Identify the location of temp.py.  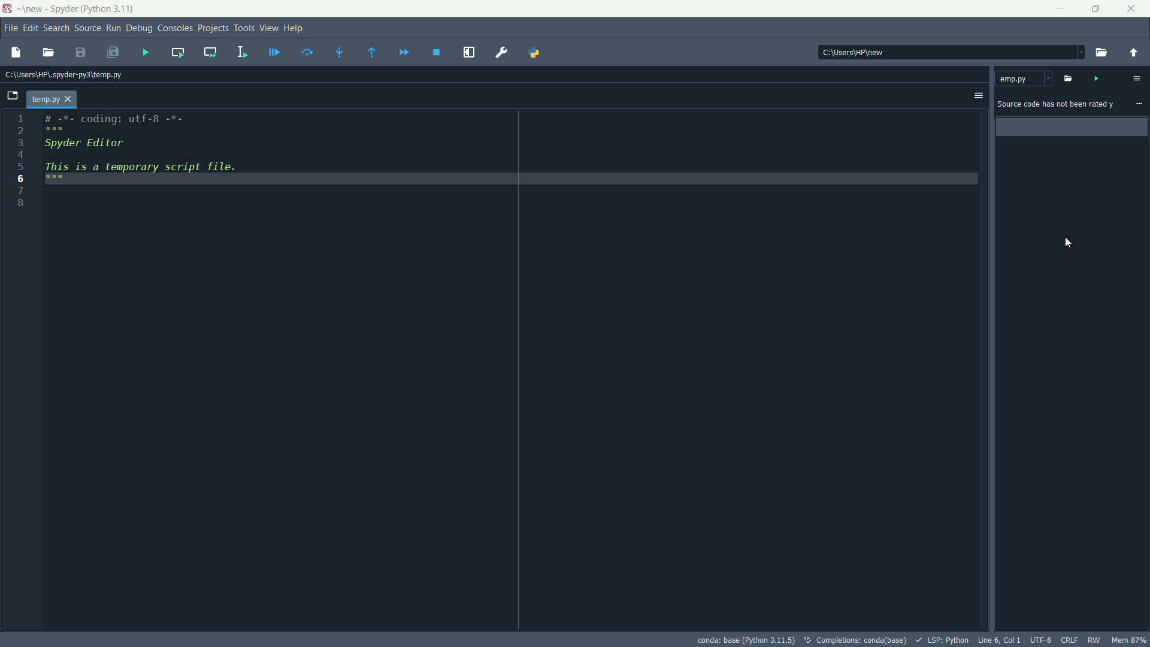
(1024, 78).